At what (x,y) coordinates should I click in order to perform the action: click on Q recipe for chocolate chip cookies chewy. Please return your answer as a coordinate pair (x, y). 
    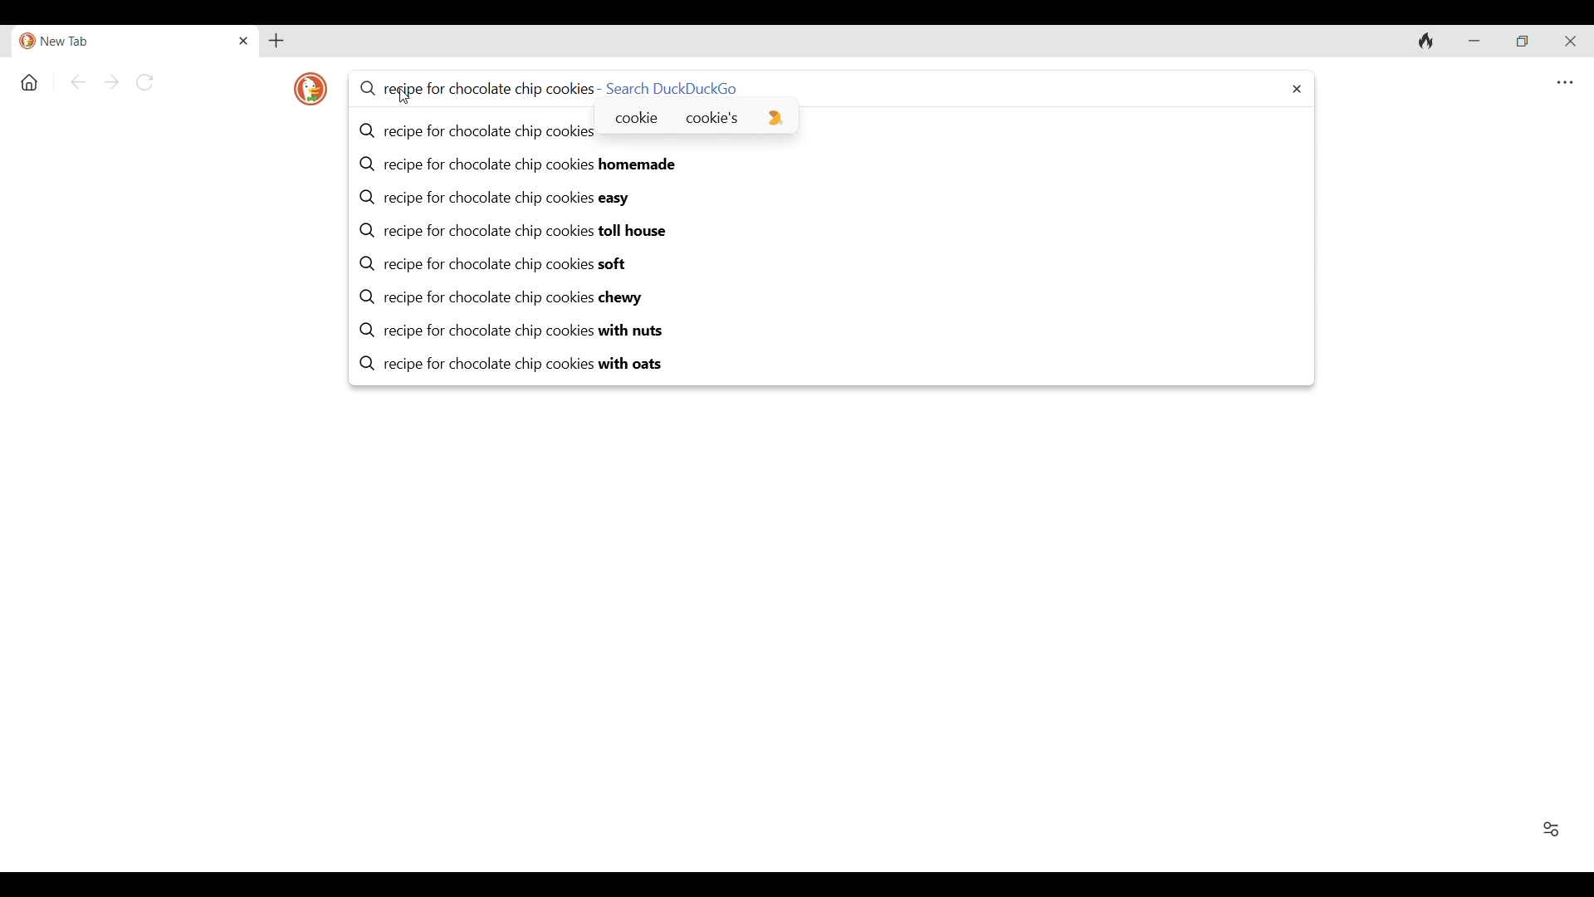
    Looking at the image, I should click on (834, 298).